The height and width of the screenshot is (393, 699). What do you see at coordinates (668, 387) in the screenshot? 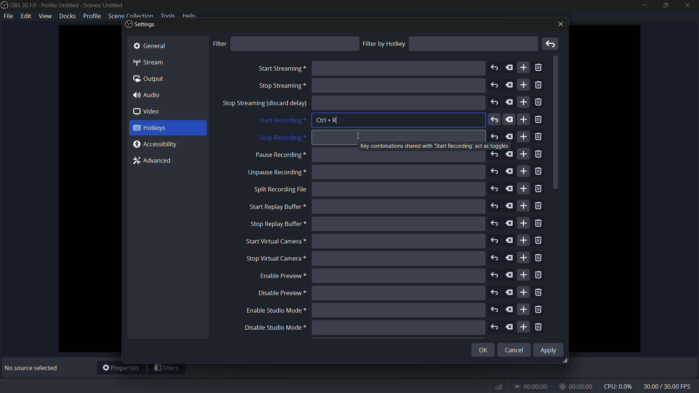
I see `fps` at bounding box center [668, 387].